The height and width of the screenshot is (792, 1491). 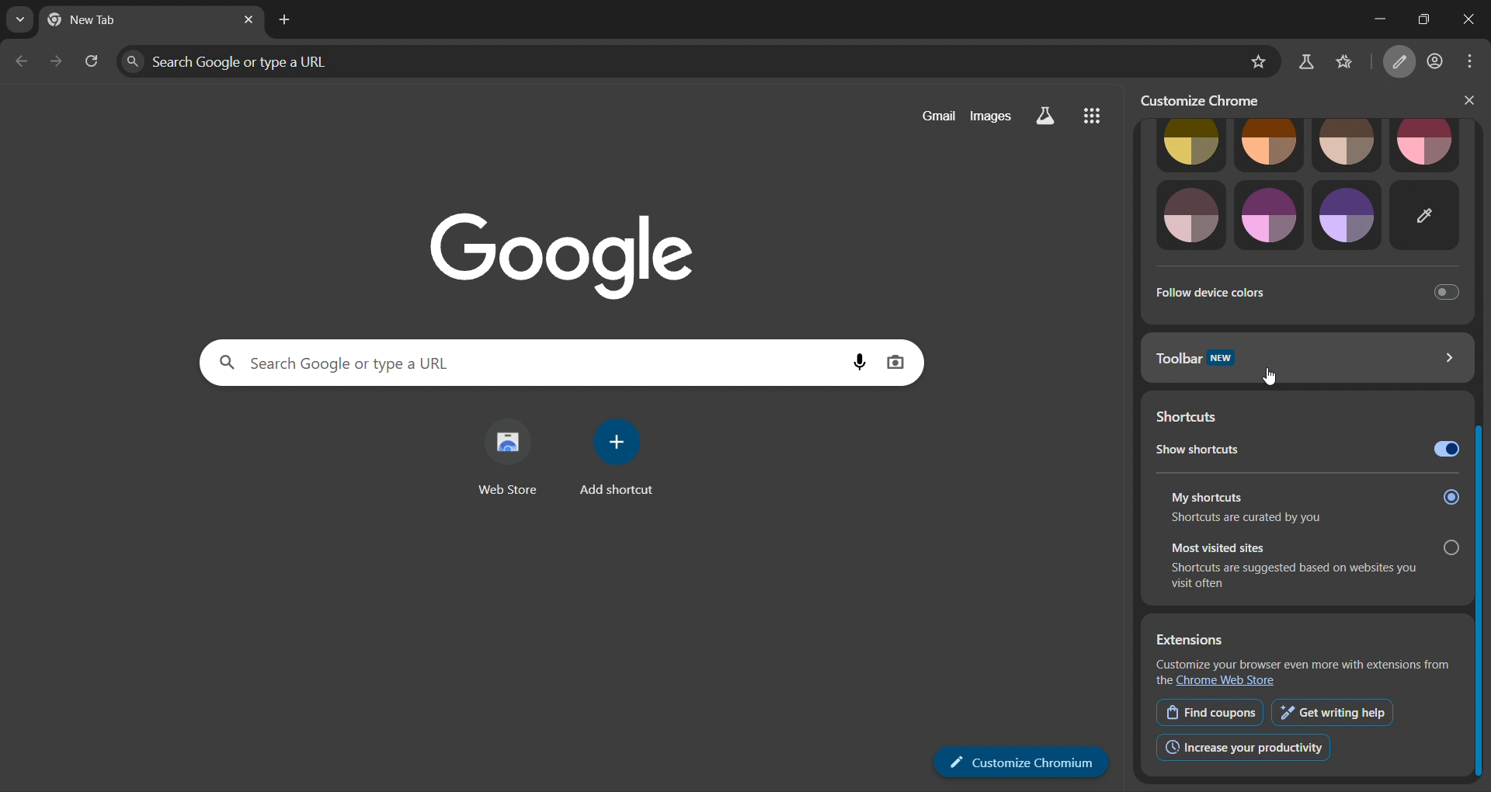 What do you see at coordinates (1444, 450) in the screenshot?
I see `toggle` at bounding box center [1444, 450].